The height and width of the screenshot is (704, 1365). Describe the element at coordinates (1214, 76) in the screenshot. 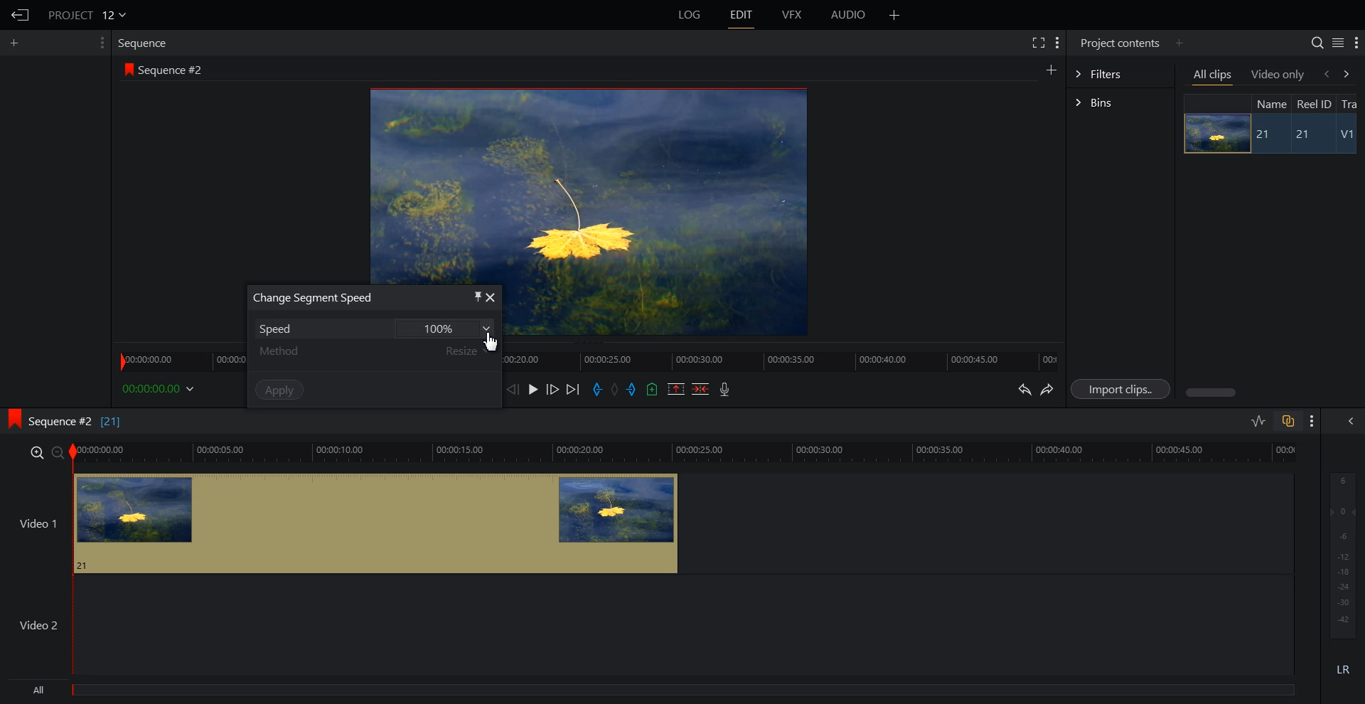

I see `All clips` at that location.